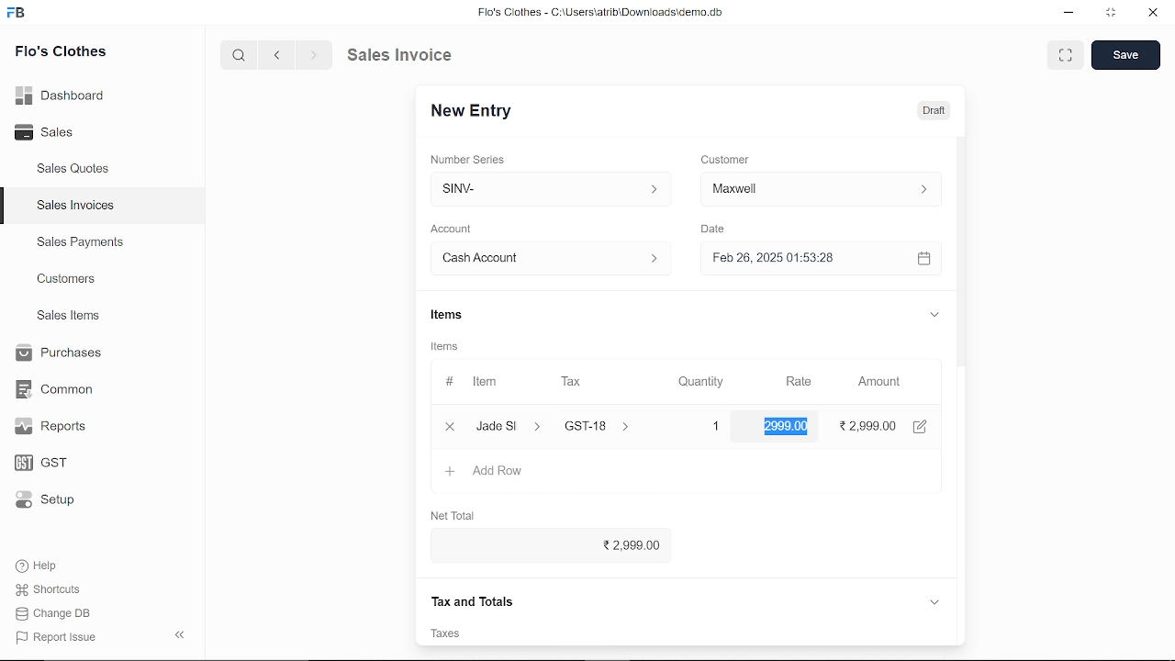 The width and height of the screenshot is (1175, 661). I want to click on Notes, so click(453, 633).